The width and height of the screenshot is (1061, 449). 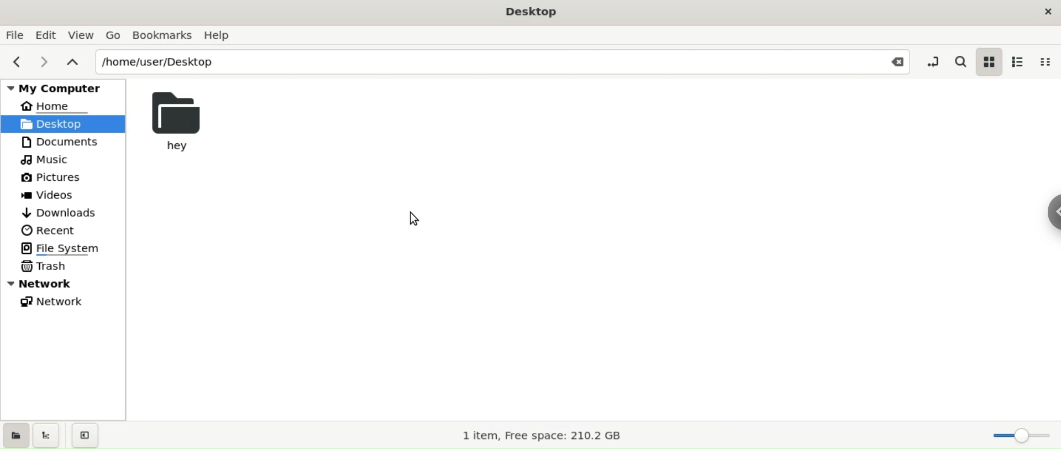 I want to click on toggle location entry, so click(x=932, y=61).